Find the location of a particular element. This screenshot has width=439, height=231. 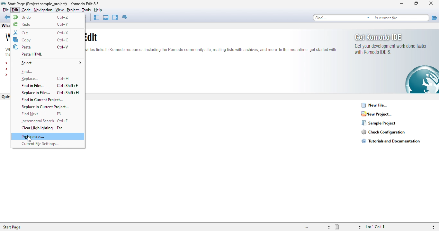

clear highlighting is located at coordinates (49, 128).